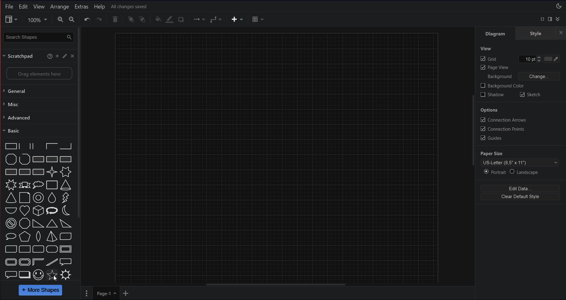 The height and width of the screenshot is (300, 566). I want to click on Shadow, so click(181, 19).